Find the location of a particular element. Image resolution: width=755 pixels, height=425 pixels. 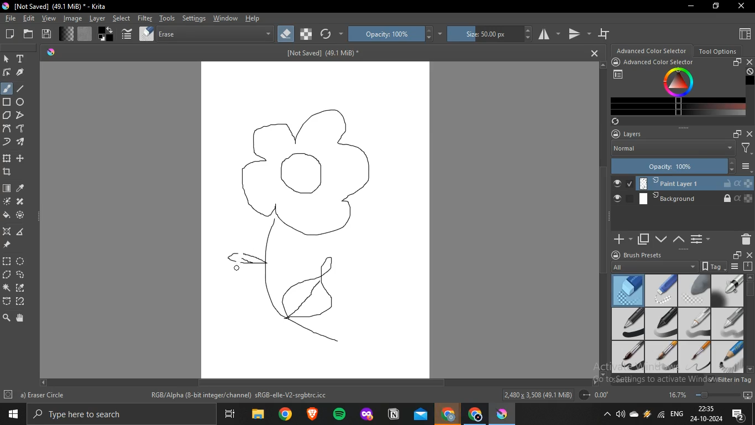

ENG is located at coordinates (676, 413).